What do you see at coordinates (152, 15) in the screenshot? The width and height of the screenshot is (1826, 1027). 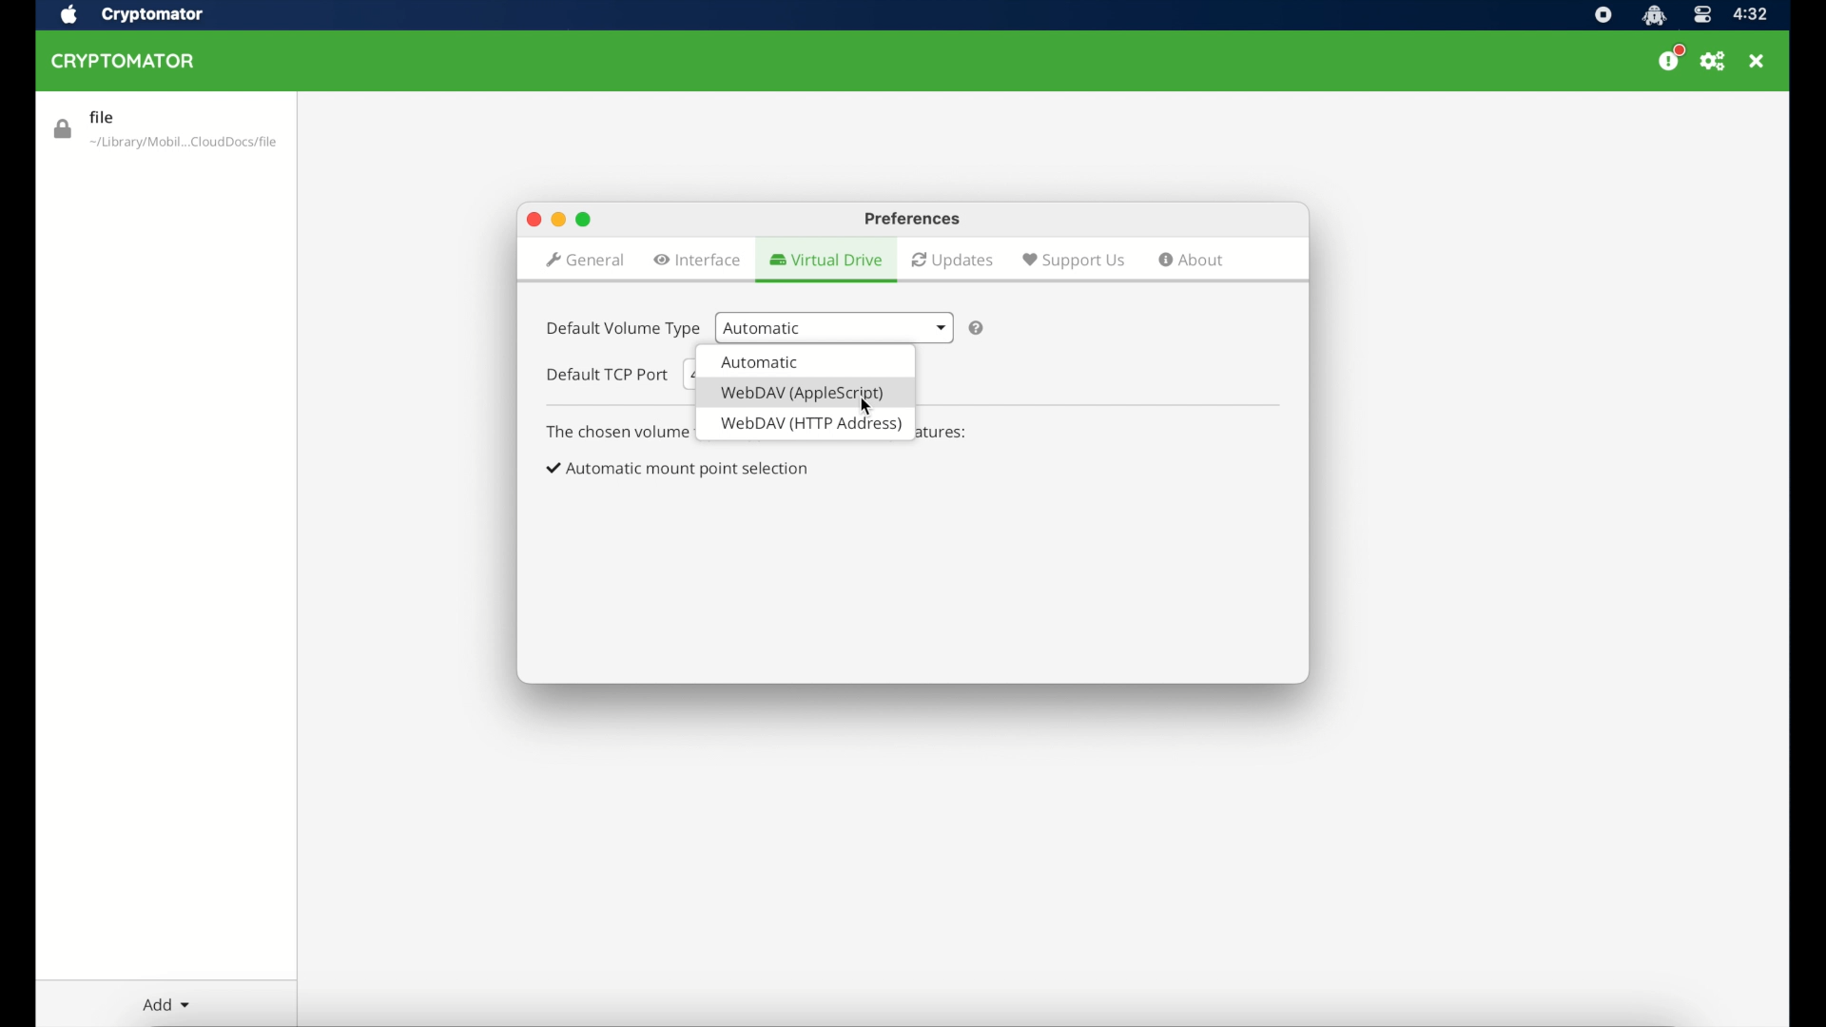 I see `cryptomator` at bounding box center [152, 15].